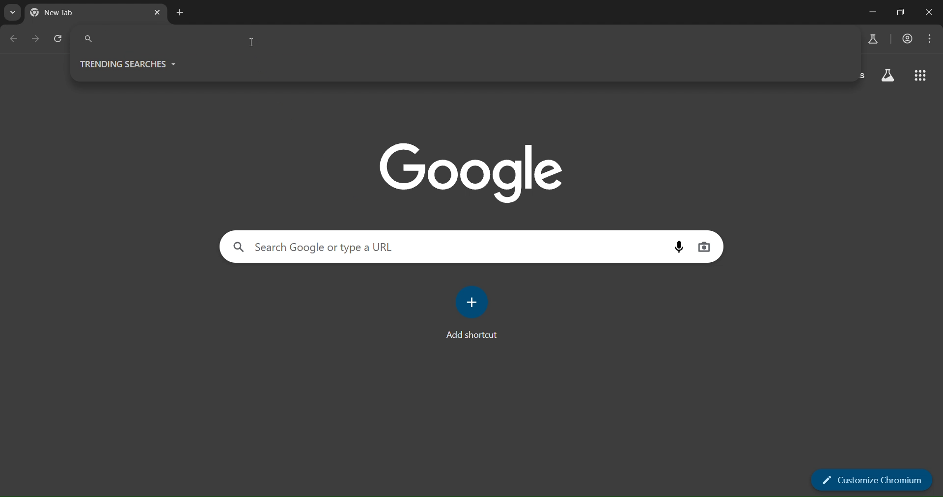  Describe the element at coordinates (473, 303) in the screenshot. I see `add` at that location.